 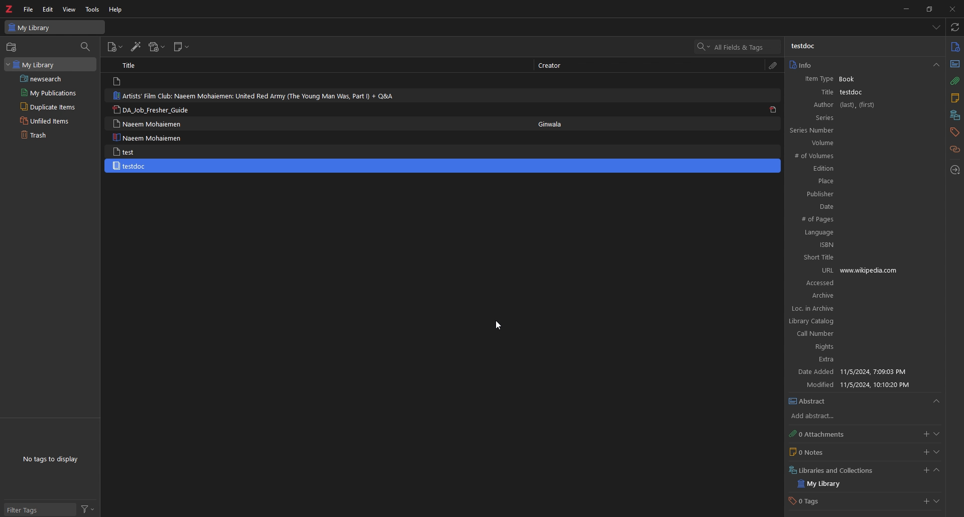 What do you see at coordinates (136, 47) in the screenshot?
I see `add items by identifier` at bounding box center [136, 47].